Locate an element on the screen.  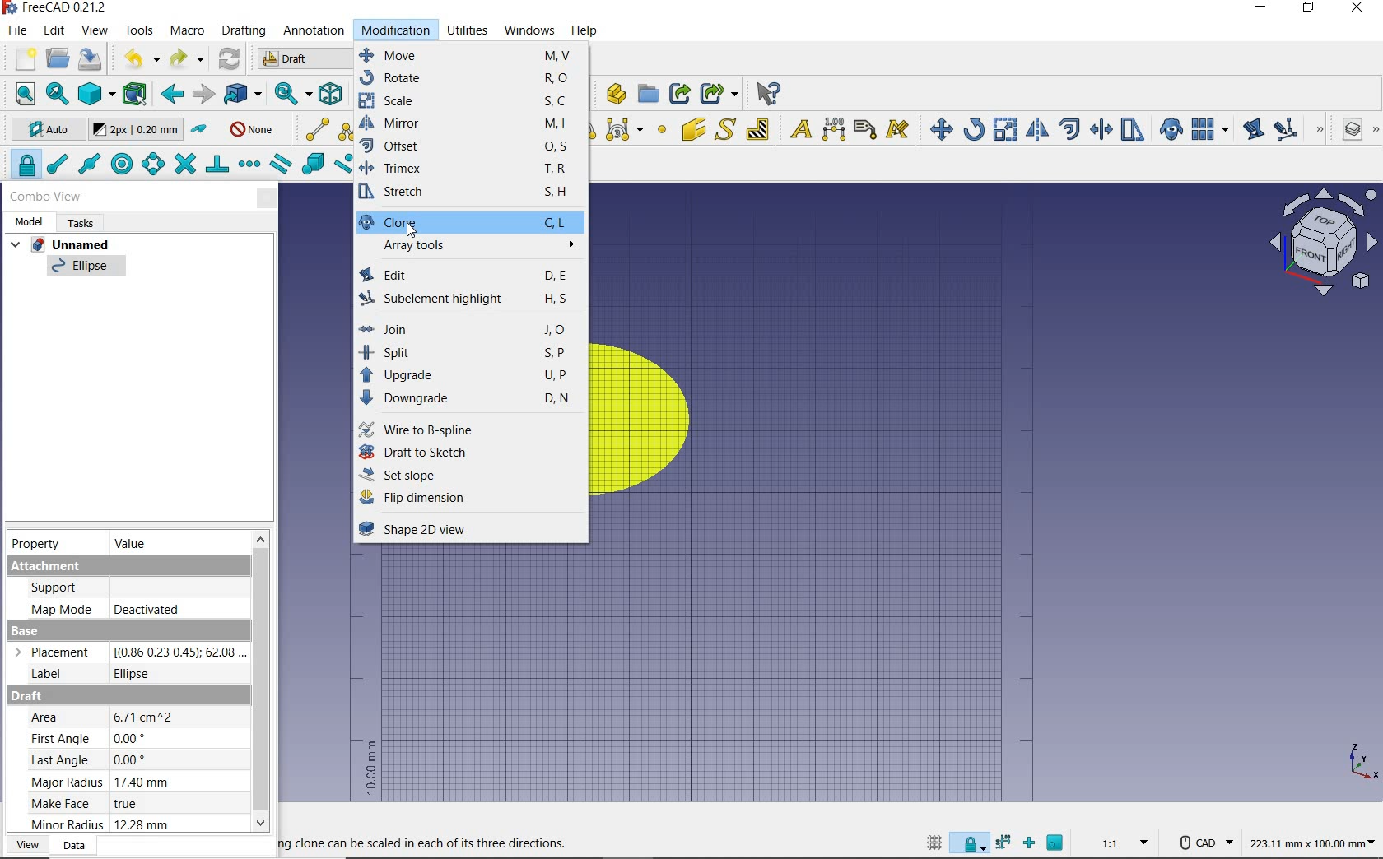
forward is located at coordinates (203, 93).